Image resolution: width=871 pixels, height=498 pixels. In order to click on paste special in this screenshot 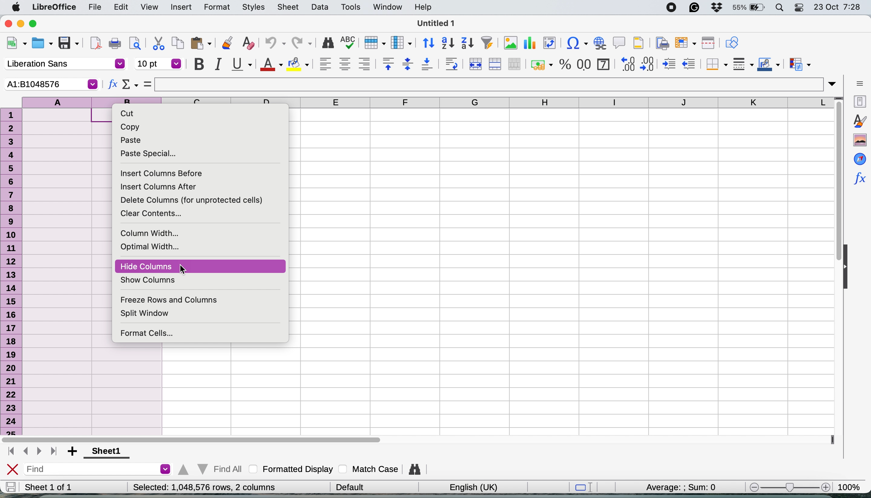, I will do `click(153, 154)`.